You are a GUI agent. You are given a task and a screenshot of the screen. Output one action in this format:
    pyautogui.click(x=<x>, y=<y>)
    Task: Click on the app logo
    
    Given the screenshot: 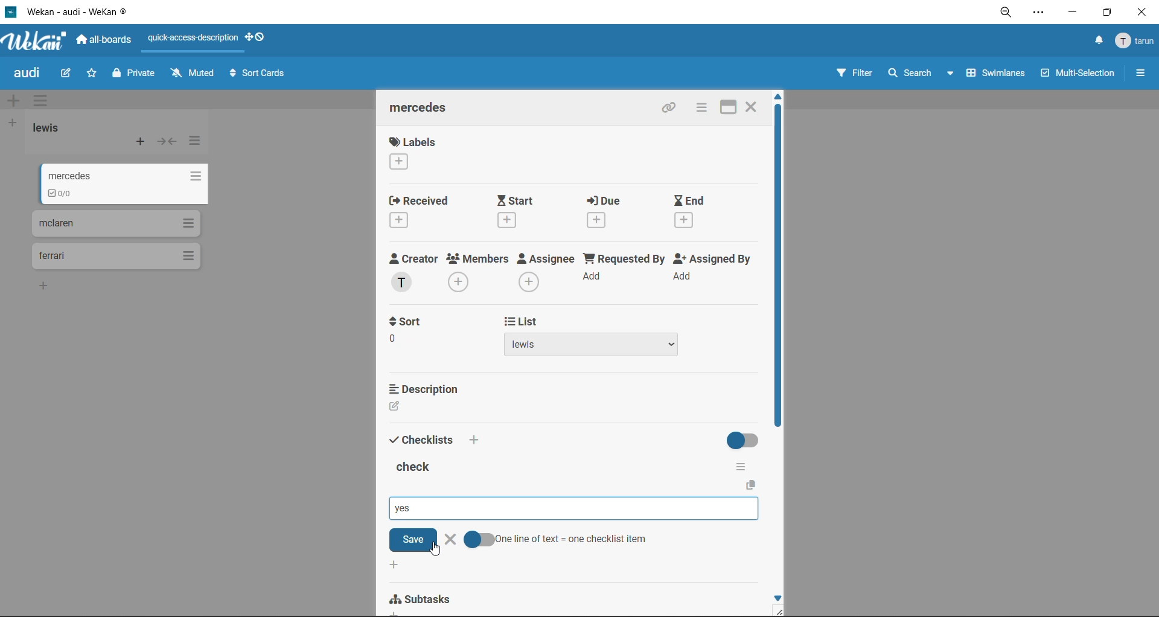 What is the action you would take?
    pyautogui.click(x=35, y=42)
    